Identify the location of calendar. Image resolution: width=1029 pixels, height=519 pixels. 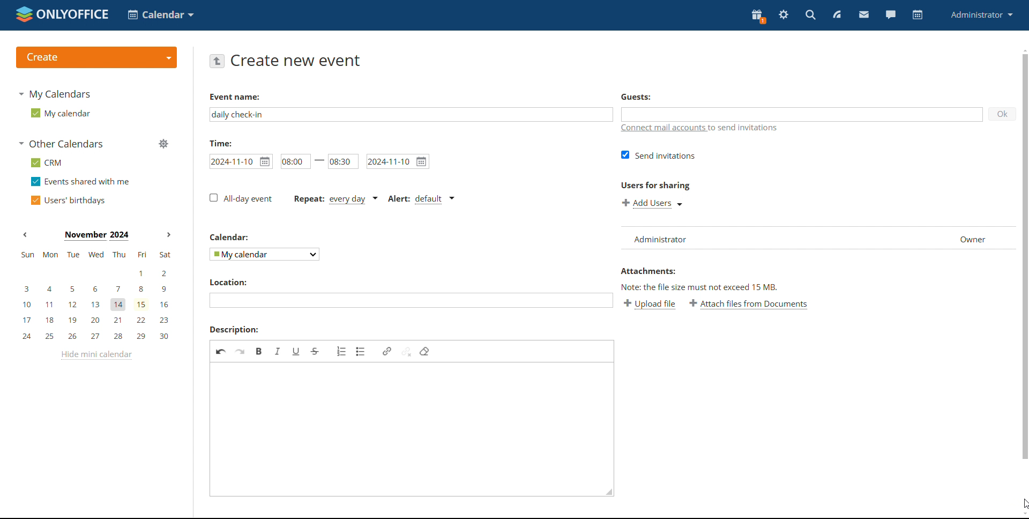
(236, 238).